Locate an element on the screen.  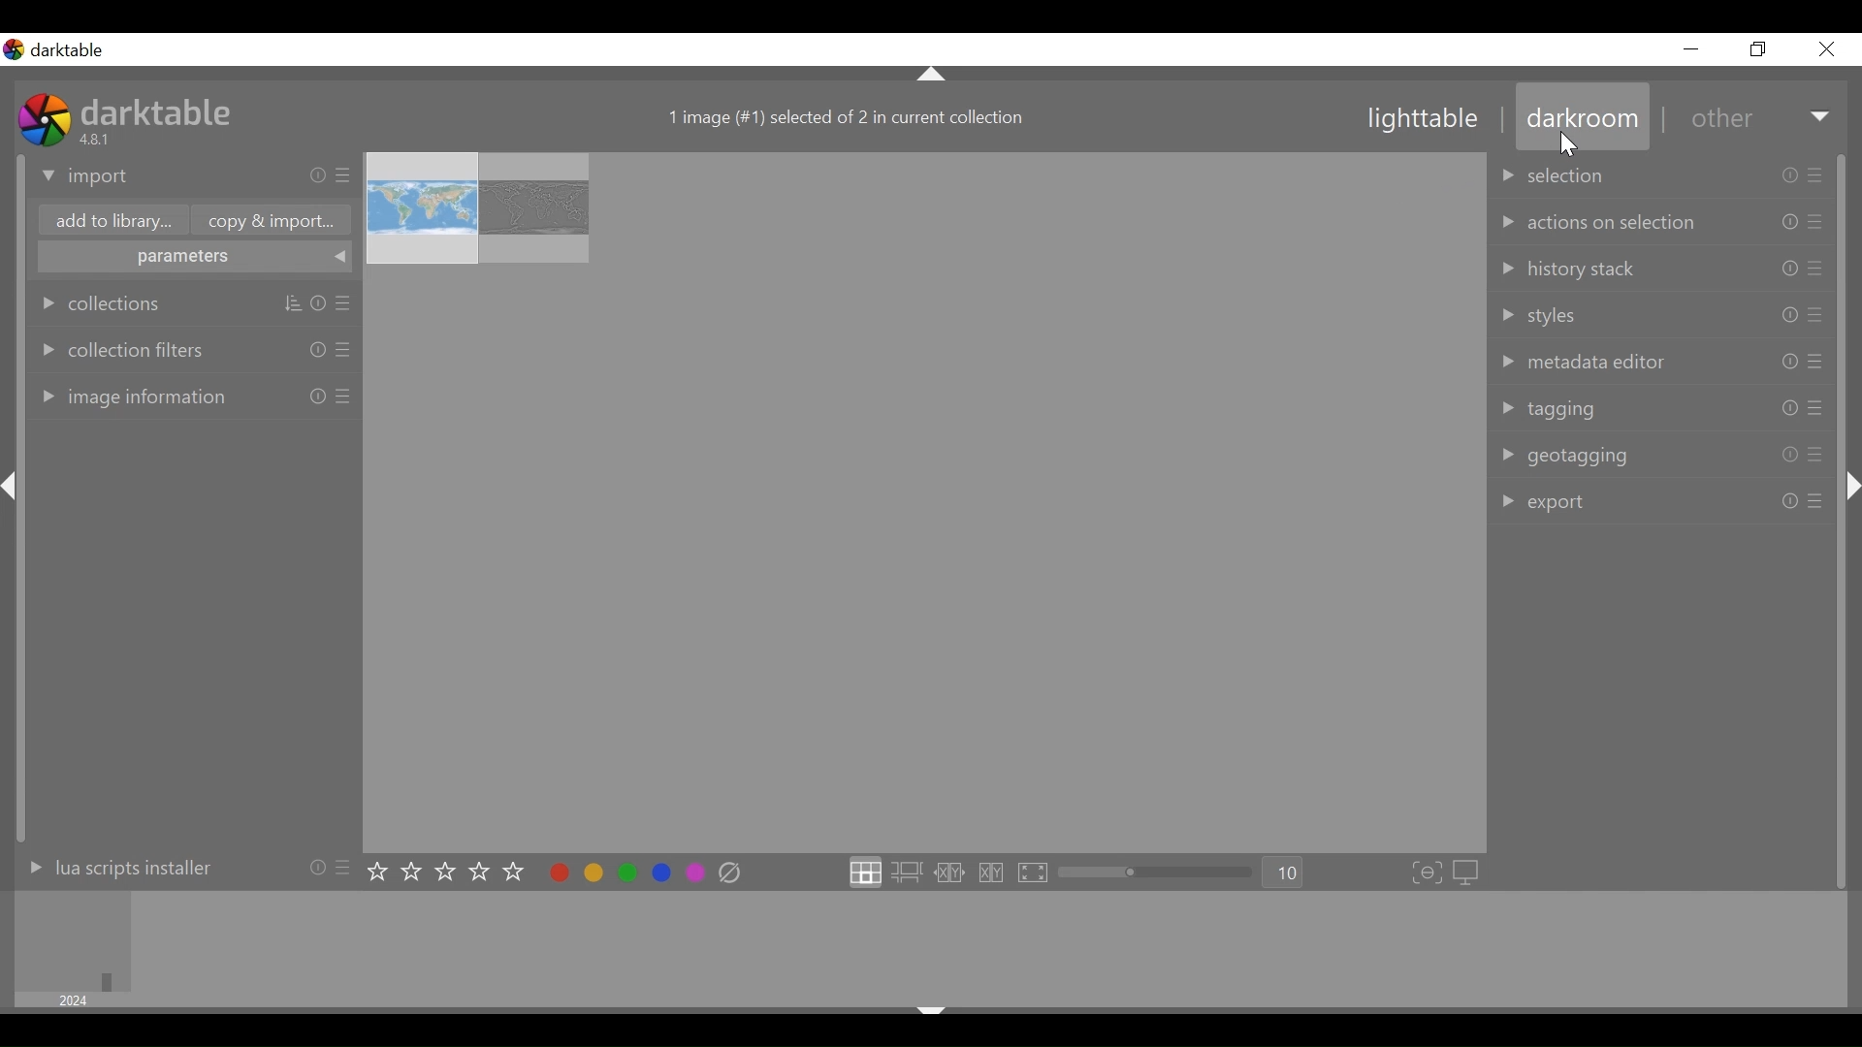
tagging is located at coordinates (1663, 407).